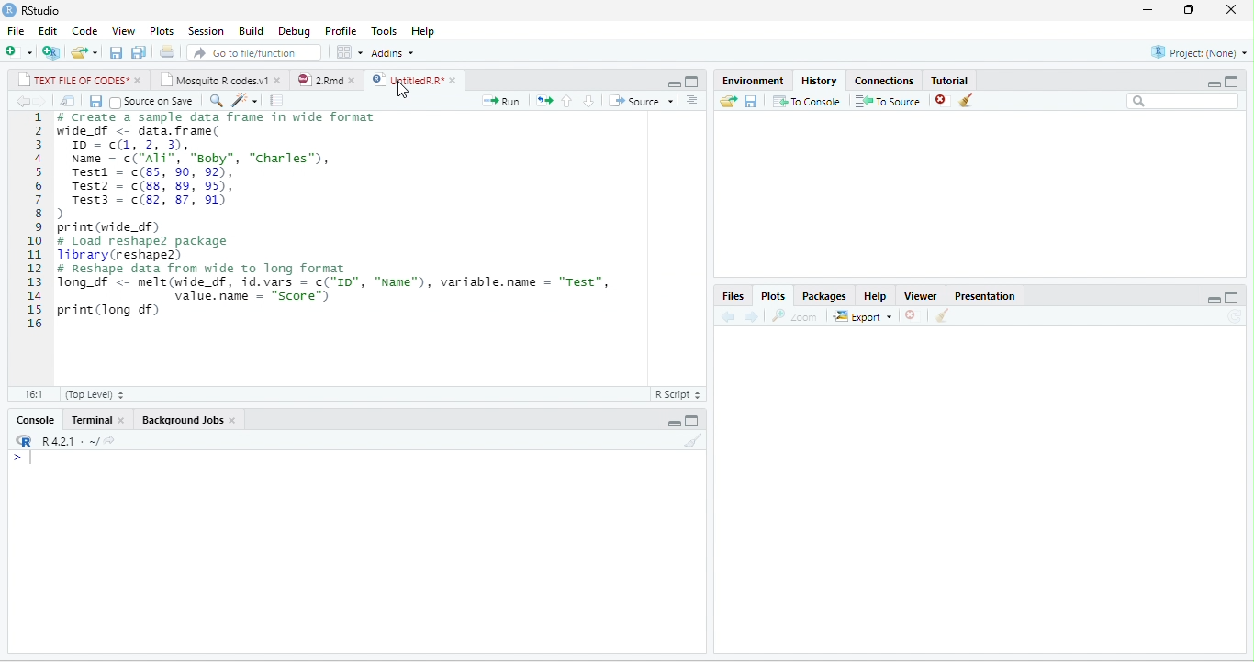 Image resolution: width=1254 pixels, height=662 pixels. I want to click on search, so click(216, 101).